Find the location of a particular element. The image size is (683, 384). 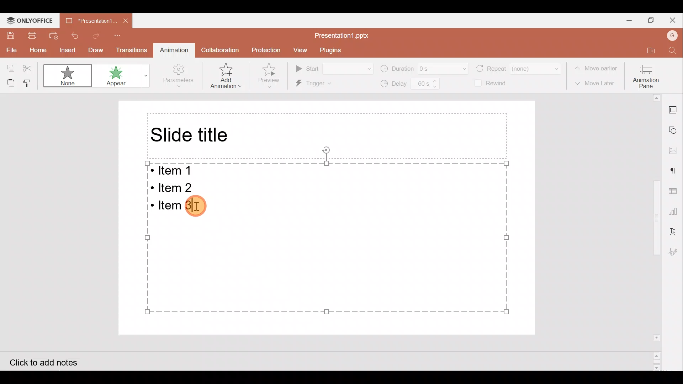

Delay is located at coordinates (410, 85).